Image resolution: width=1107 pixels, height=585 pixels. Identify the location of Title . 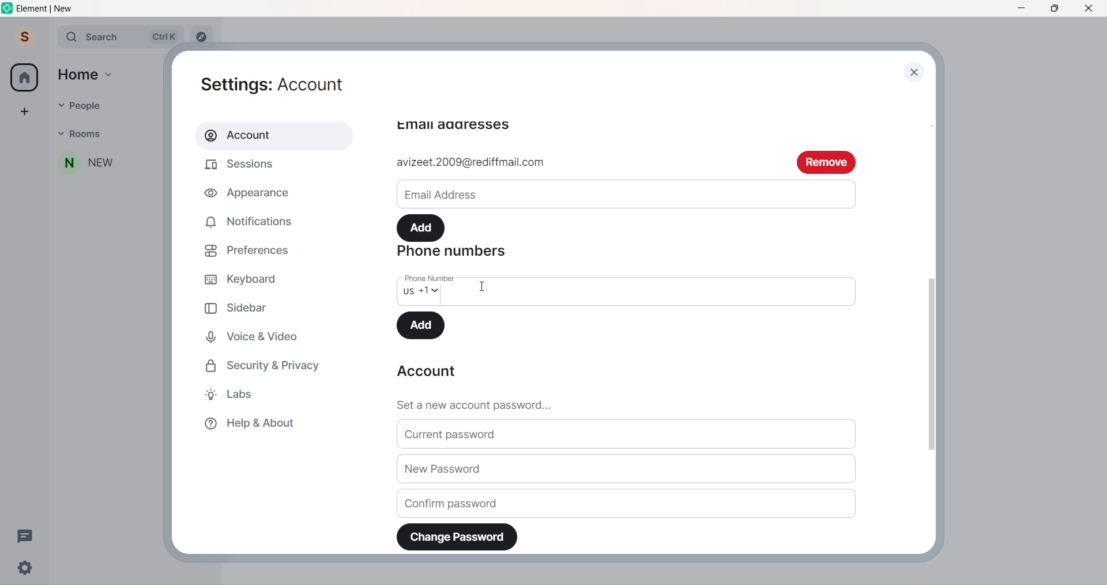
(55, 9).